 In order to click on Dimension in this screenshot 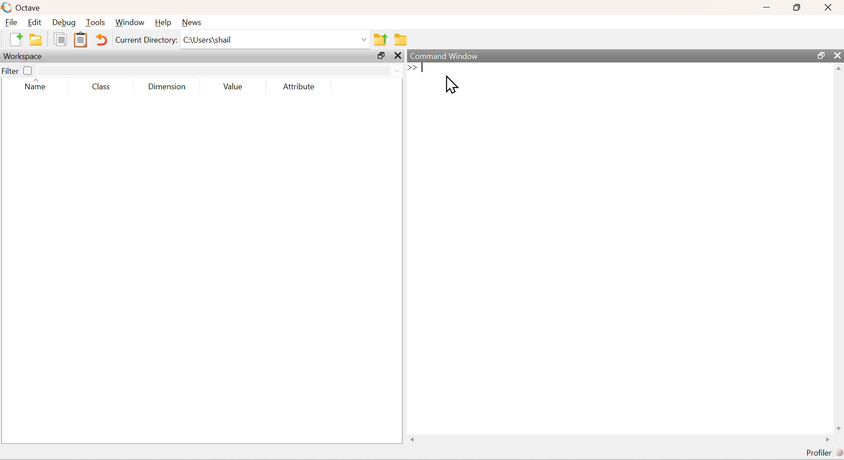, I will do `click(170, 85)`.